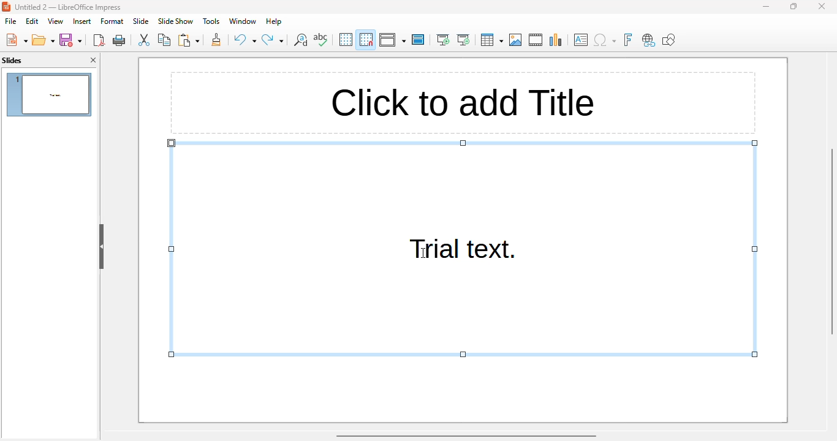 This screenshot has height=441, width=837. Describe the element at coordinates (142, 21) in the screenshot. I see `slide` at that location.